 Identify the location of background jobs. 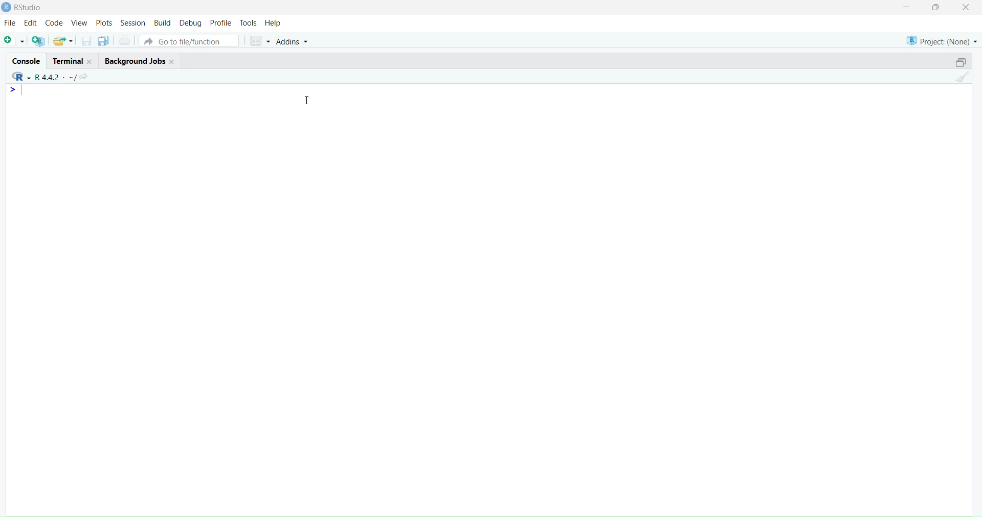
(135, 61).